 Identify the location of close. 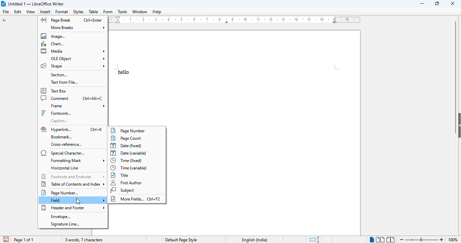
(452, 4).